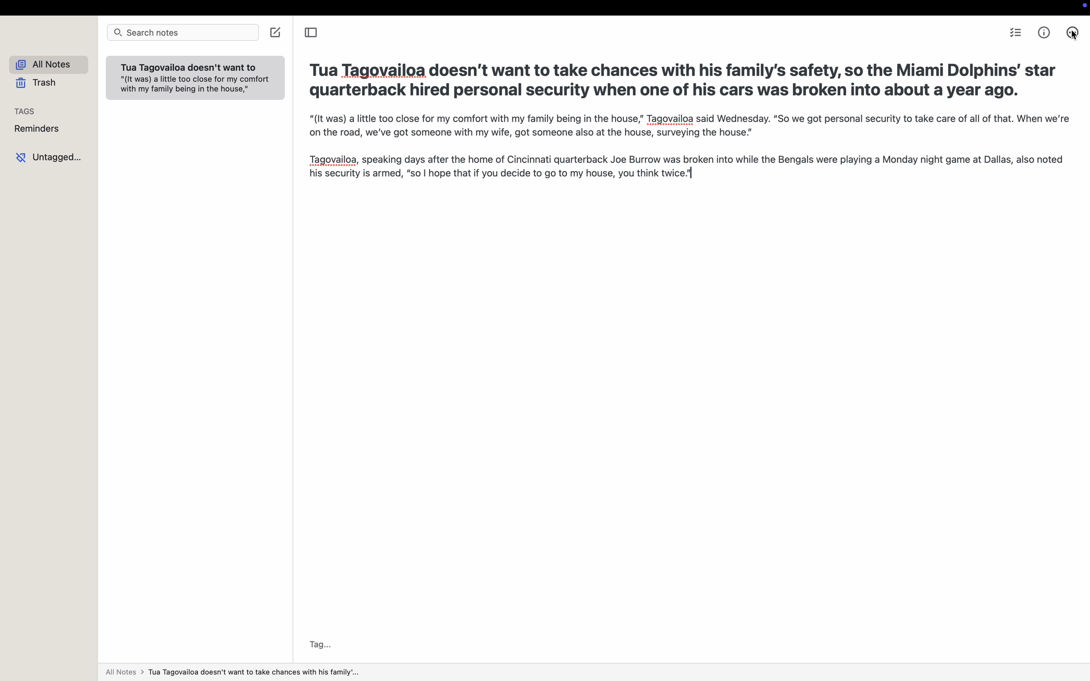 The width and height of the screenshot is (1090, 681). Describe the element at coordinates (49, 158) in the screenshot. I see `untagged` at that location.